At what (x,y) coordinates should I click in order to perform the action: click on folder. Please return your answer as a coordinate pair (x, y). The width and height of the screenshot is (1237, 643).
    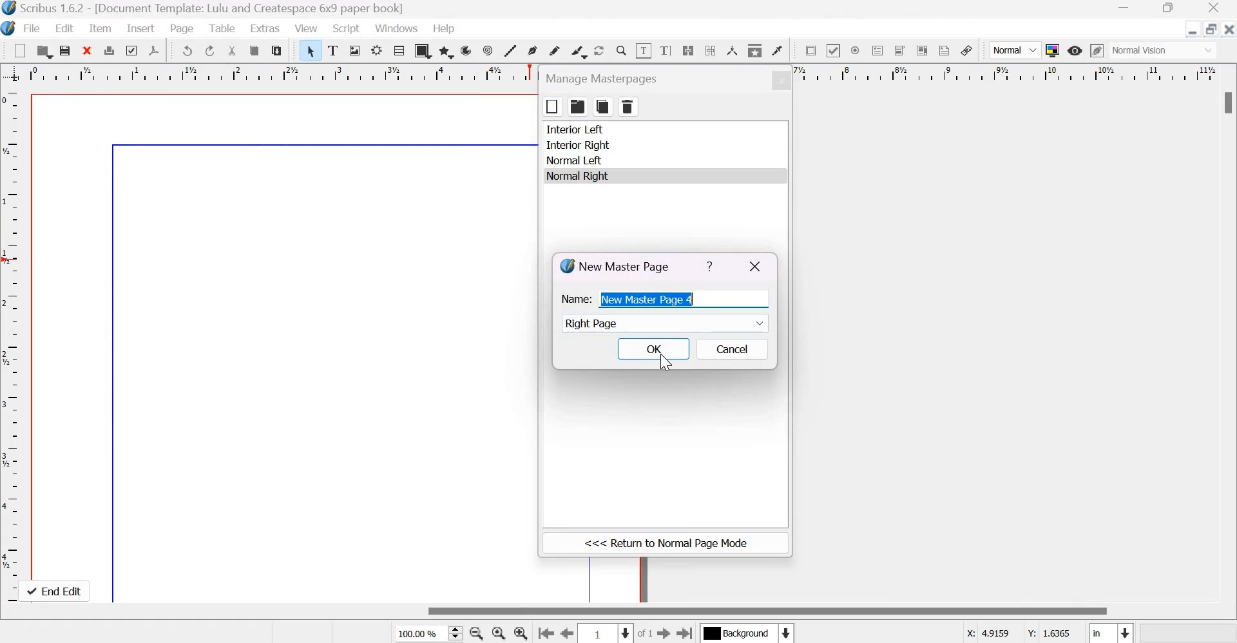
    Looking at the image, I should click on (578, 106).